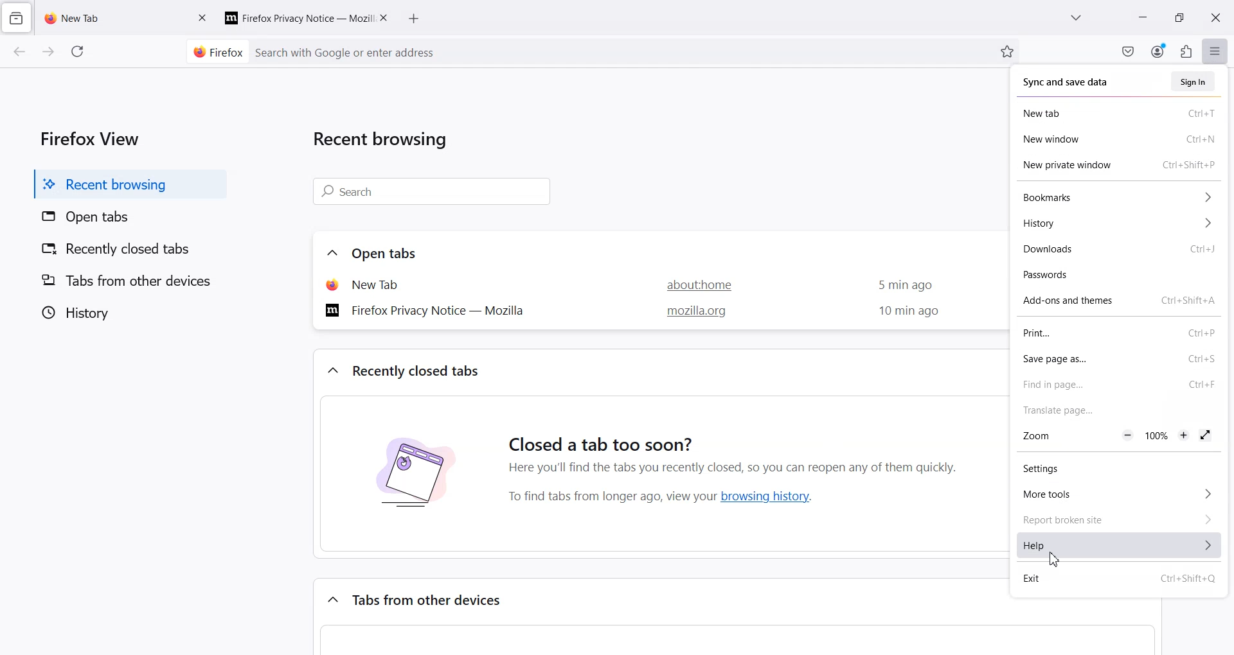  Describe the element at coordinates (1143, 17) in the screenshot. I see `Minimize` at that location.